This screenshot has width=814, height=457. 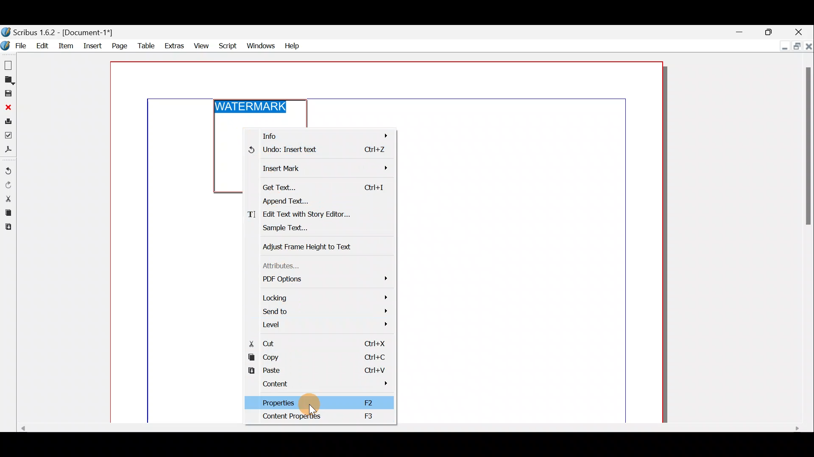 I want to click on New, so click(x=7, y=64).